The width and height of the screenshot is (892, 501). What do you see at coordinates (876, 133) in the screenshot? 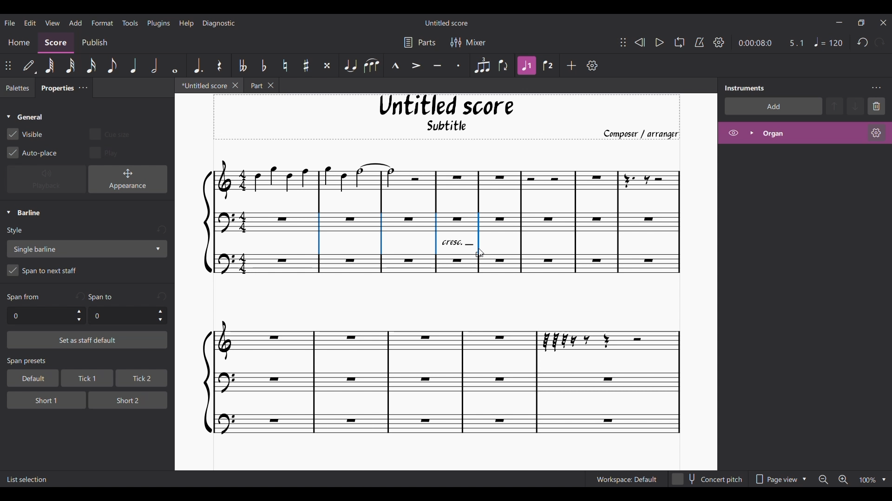
I see `Organ settings` at bounding box center [876, 133].